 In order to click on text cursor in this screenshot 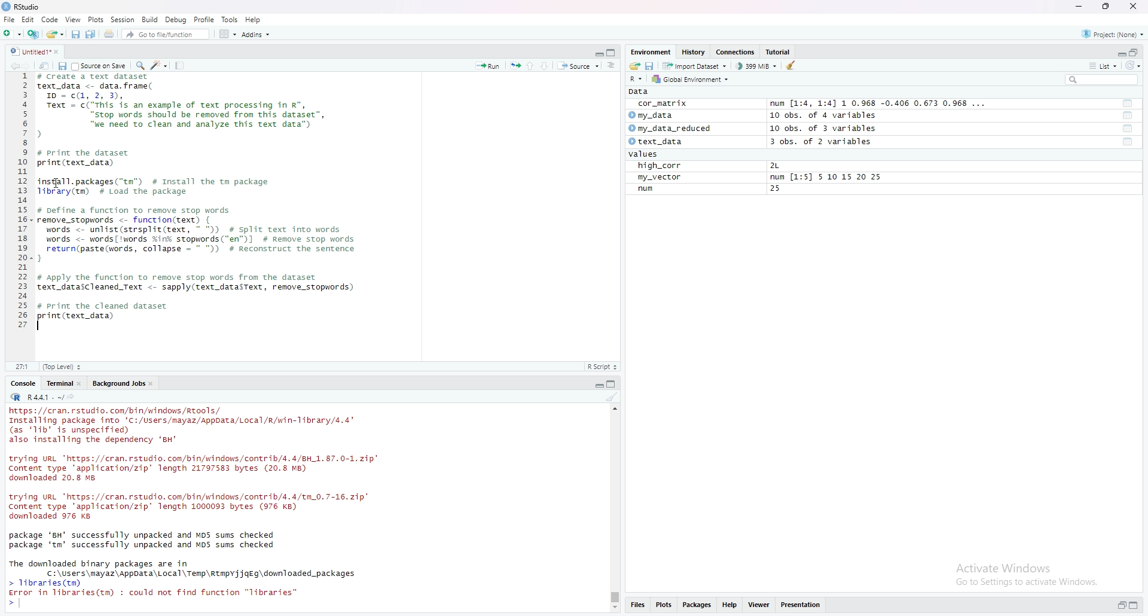, I will do `click(41, 327)`.